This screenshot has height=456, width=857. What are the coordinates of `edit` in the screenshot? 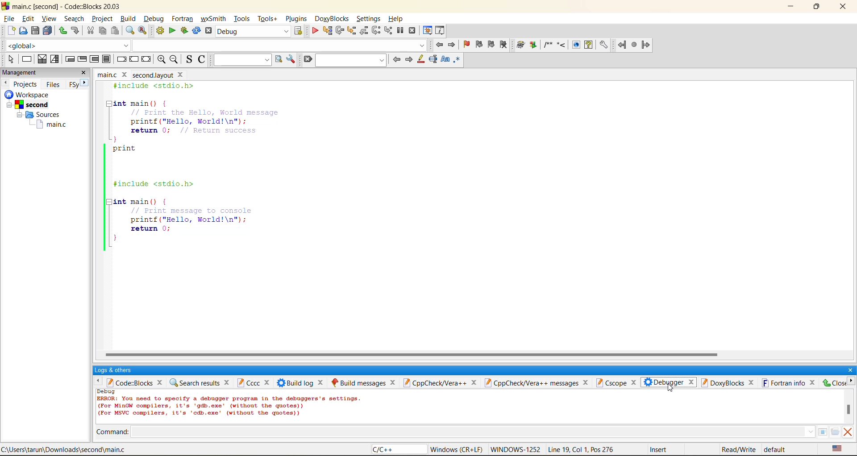 It's located at (28, 17).